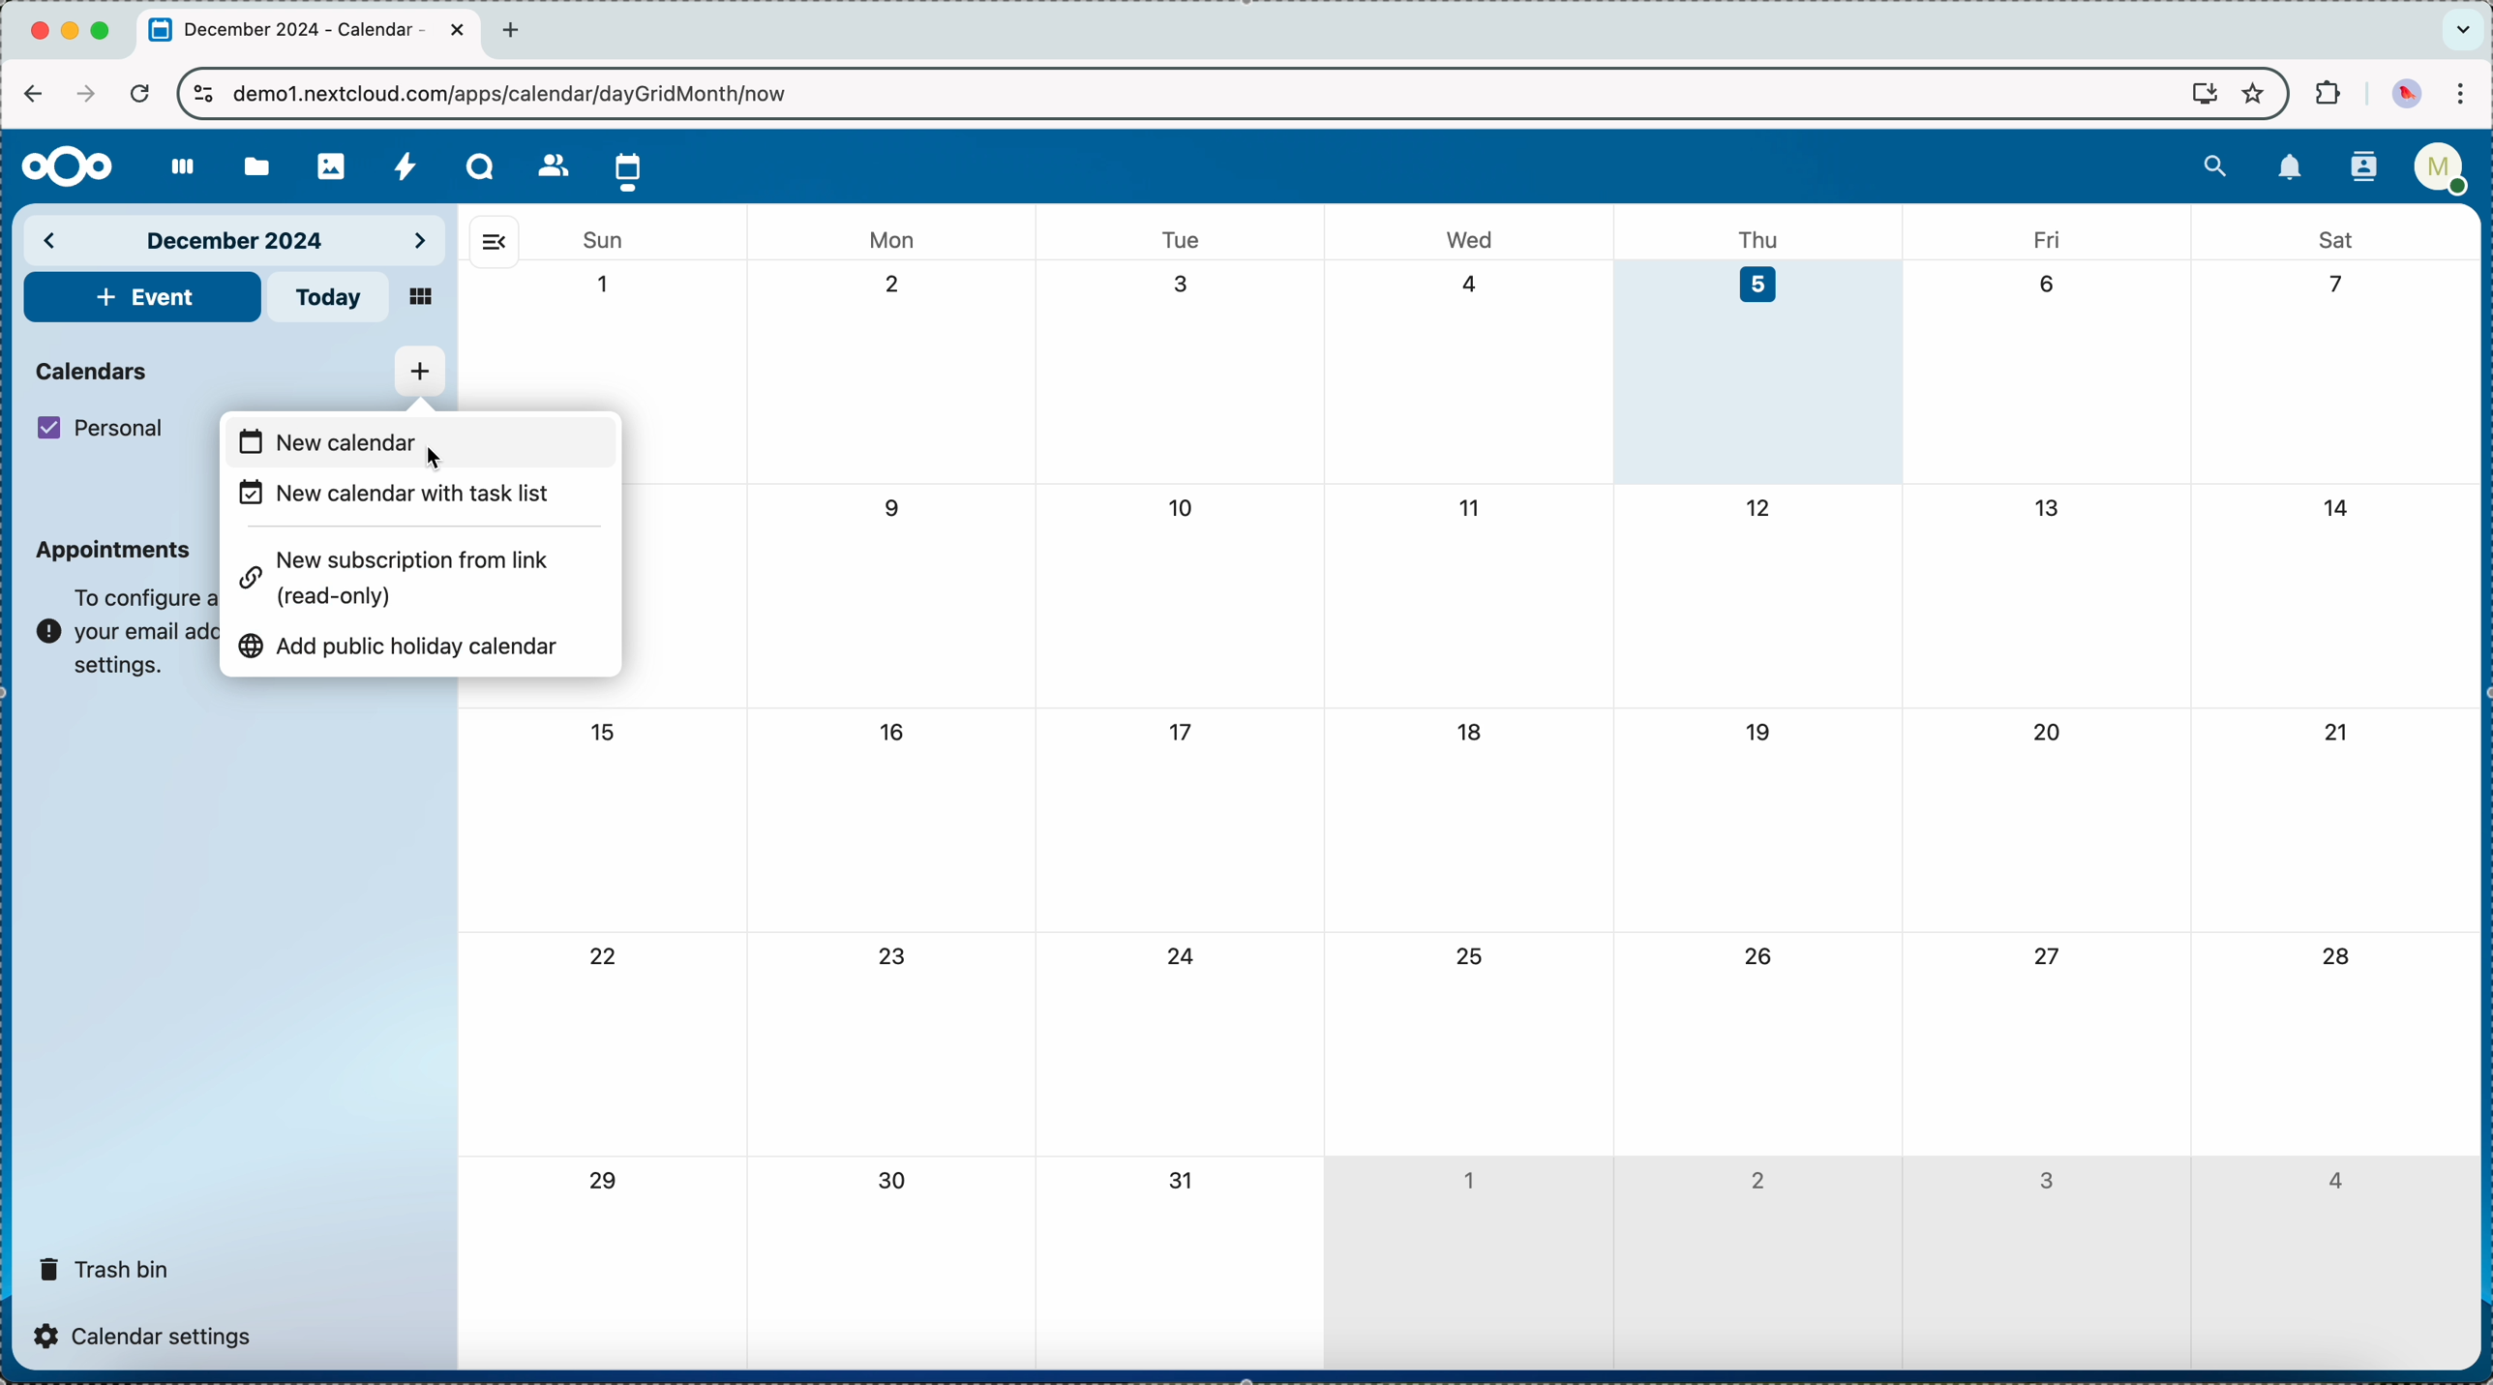 This screenshot has width=2493, height=1385. What do you see at coordinates (2335, 732) in the screenshot?
I see `21` at bounding box center [2335, 732].